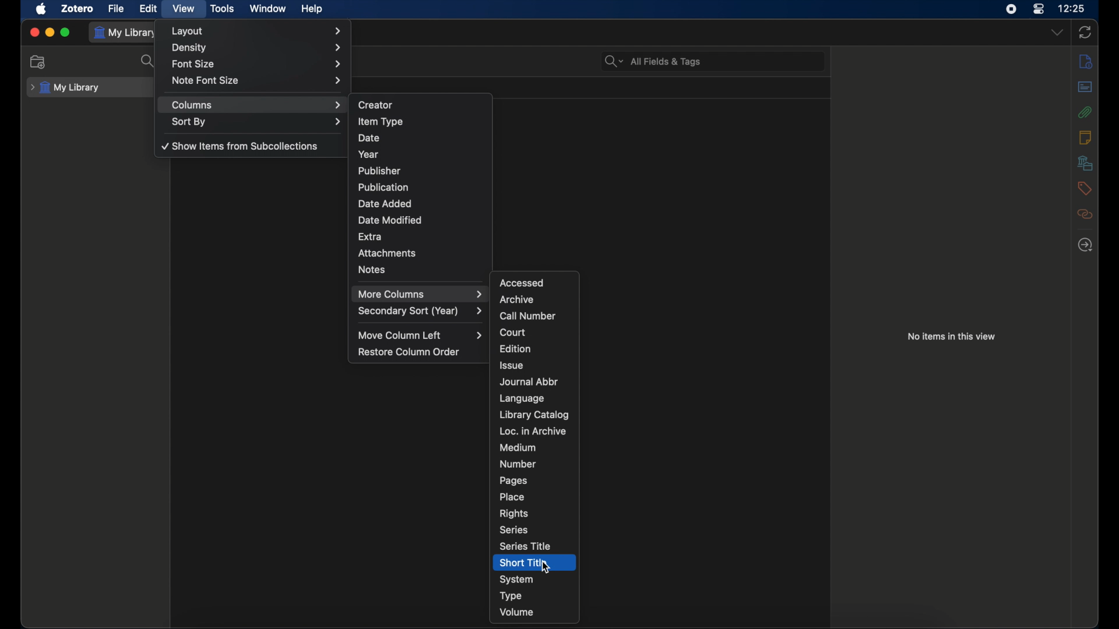 Image resolution: width=1119 pixels, height=629 pixels. What do you see at coordinates (512, 497) in the screenshot?
I see `place` at bounding box center [512, 497].